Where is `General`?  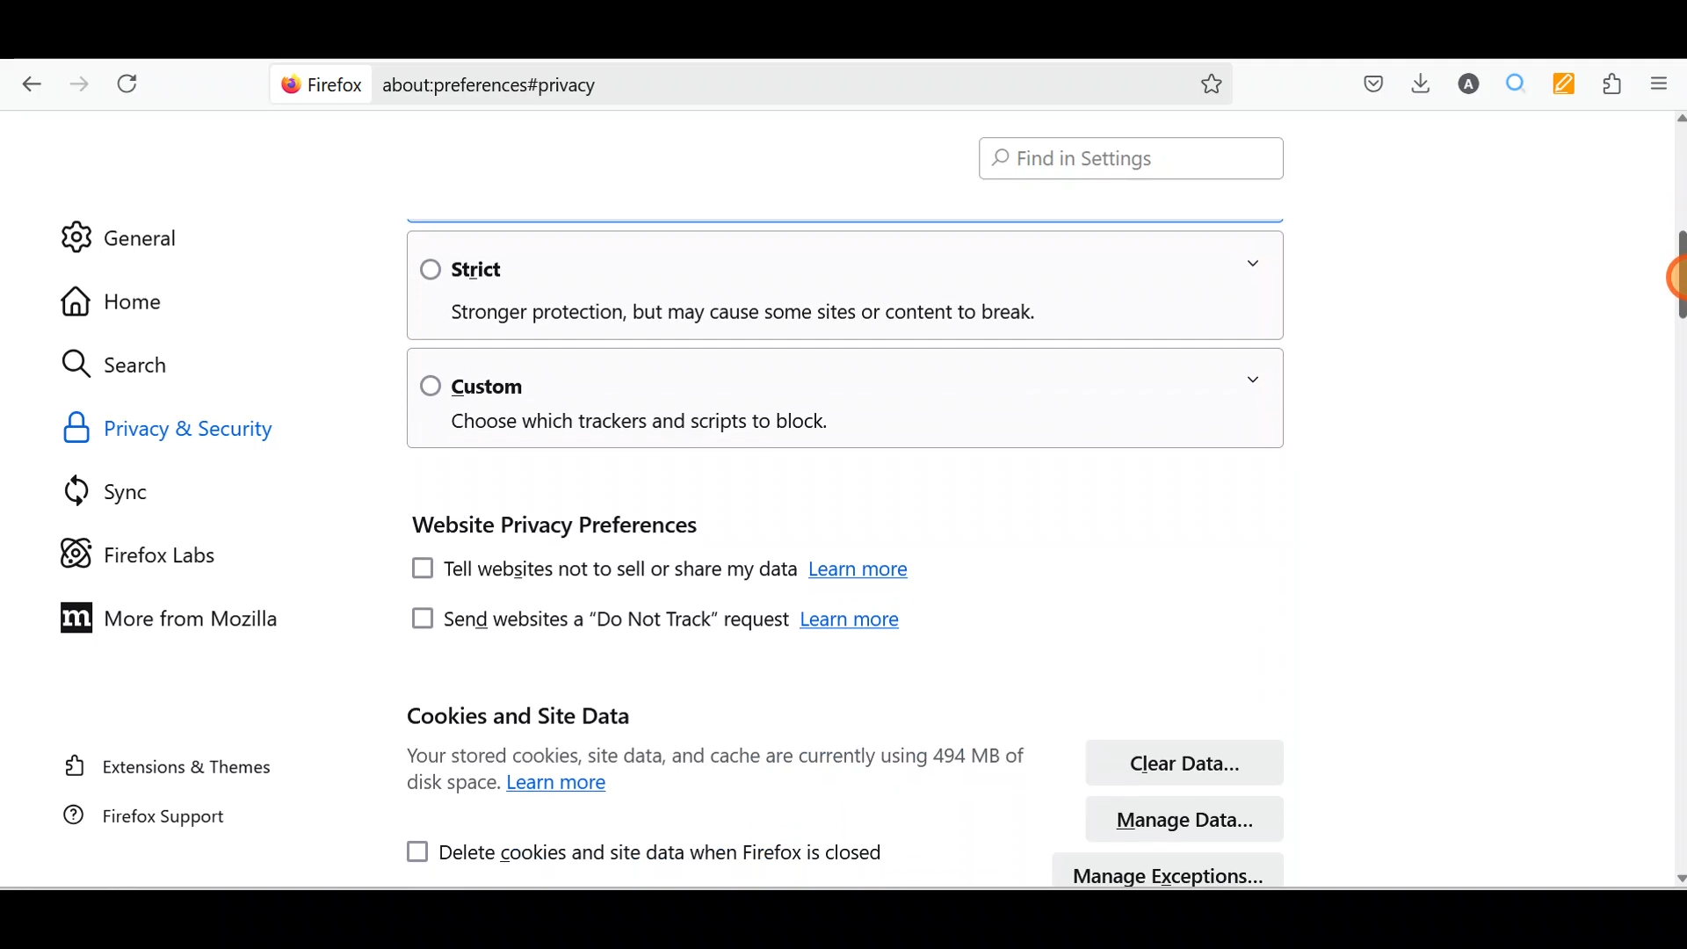 General is located at coordinates (144, 233).